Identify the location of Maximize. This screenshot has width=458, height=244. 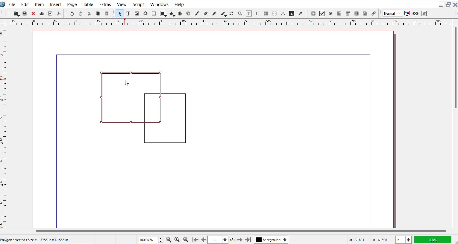
(449, 4).